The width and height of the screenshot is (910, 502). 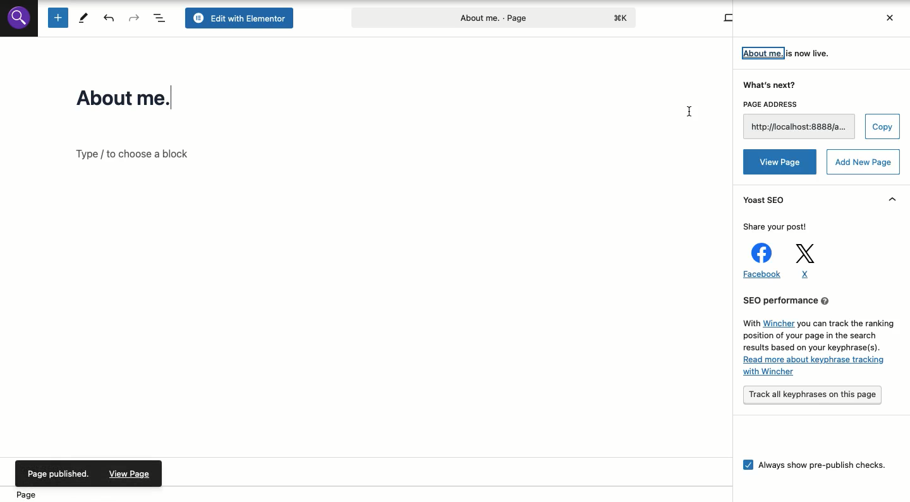 What do you see at coordinates (815, 365) in the screenshot?
I see `Read more about keyphrase tracking
‘with Wincher` at bounding box center [815, 365].